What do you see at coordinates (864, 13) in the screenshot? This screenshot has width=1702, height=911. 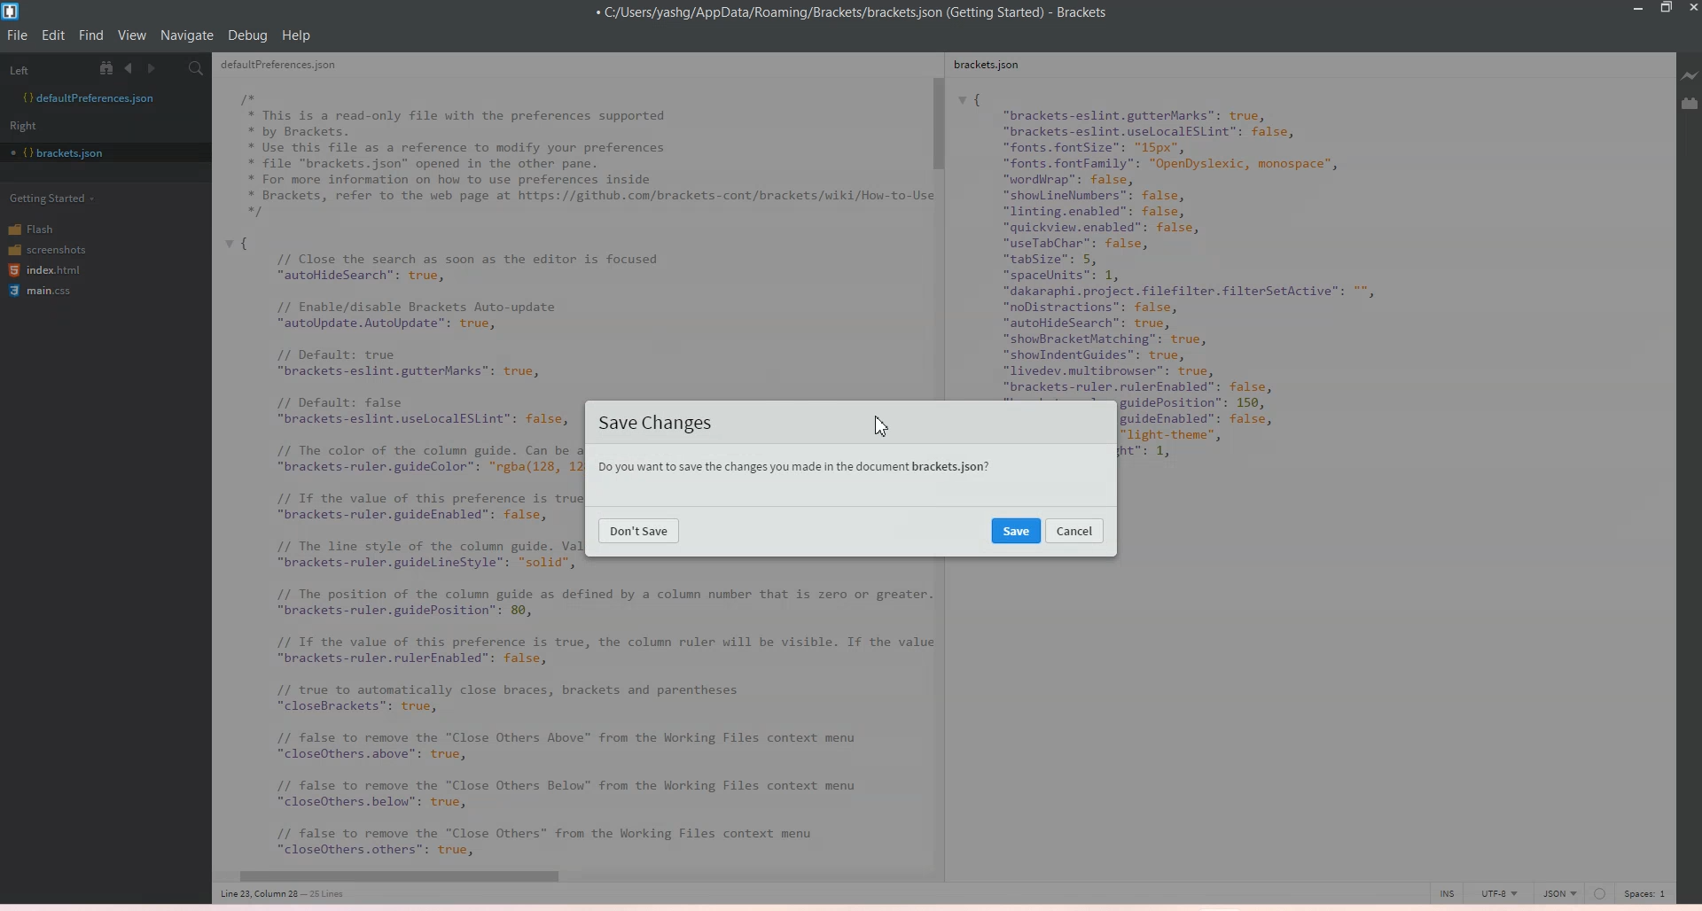 I see `C/Users/yashg/AppData/Roaming/Brackets/brackets json (Getting Started) - Brackets` at bounding box center [864, 13].